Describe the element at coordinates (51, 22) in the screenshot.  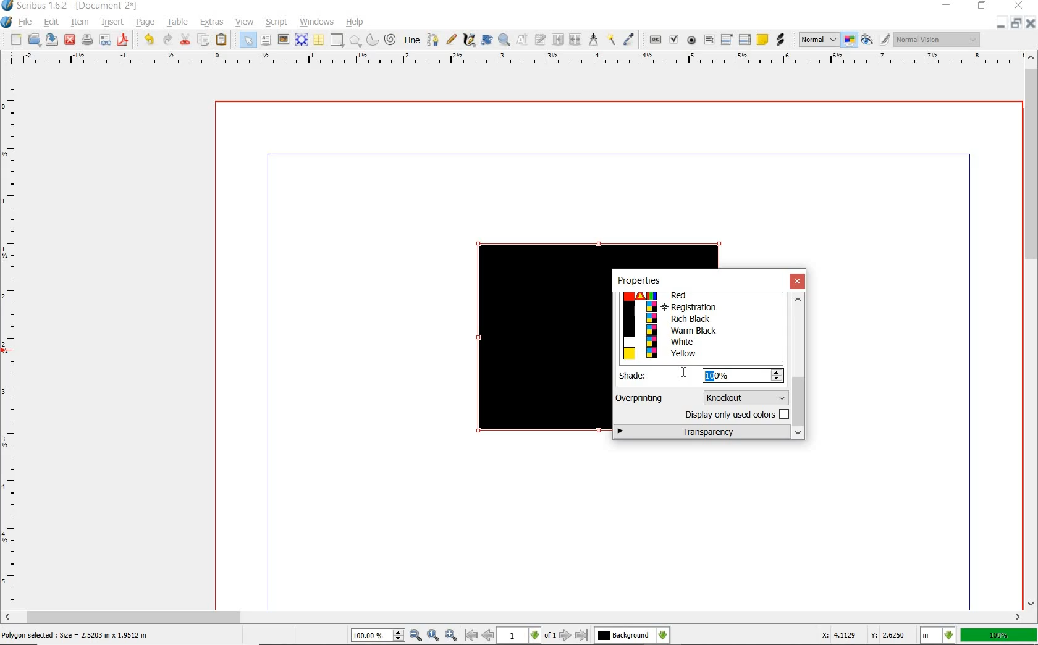
I see `edit` at that location.